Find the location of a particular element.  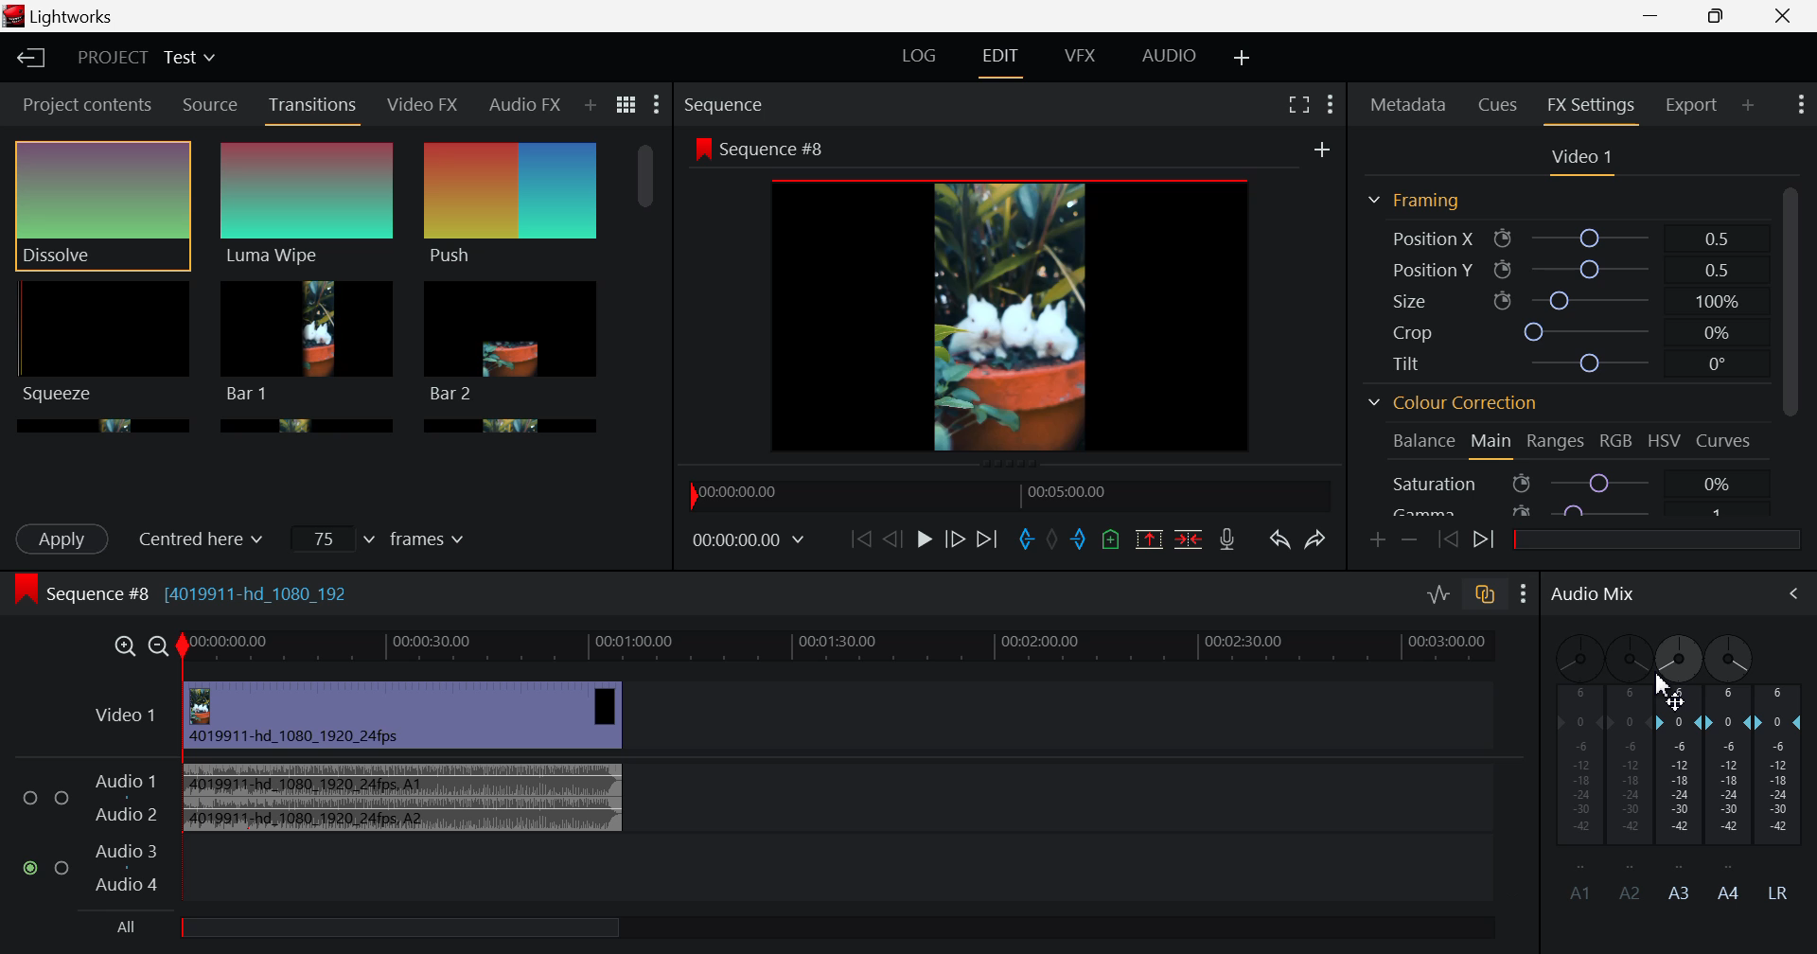

Curves is located at coordinates (1722, 440).